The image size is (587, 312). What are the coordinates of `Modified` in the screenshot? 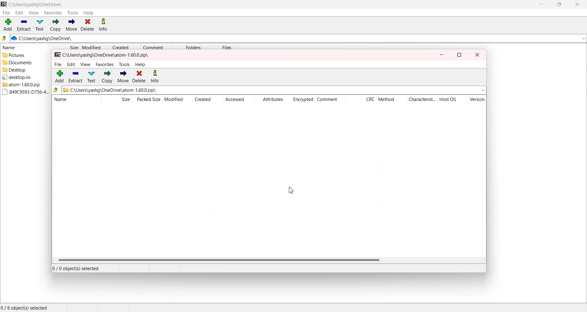 It's located at (177, 99).